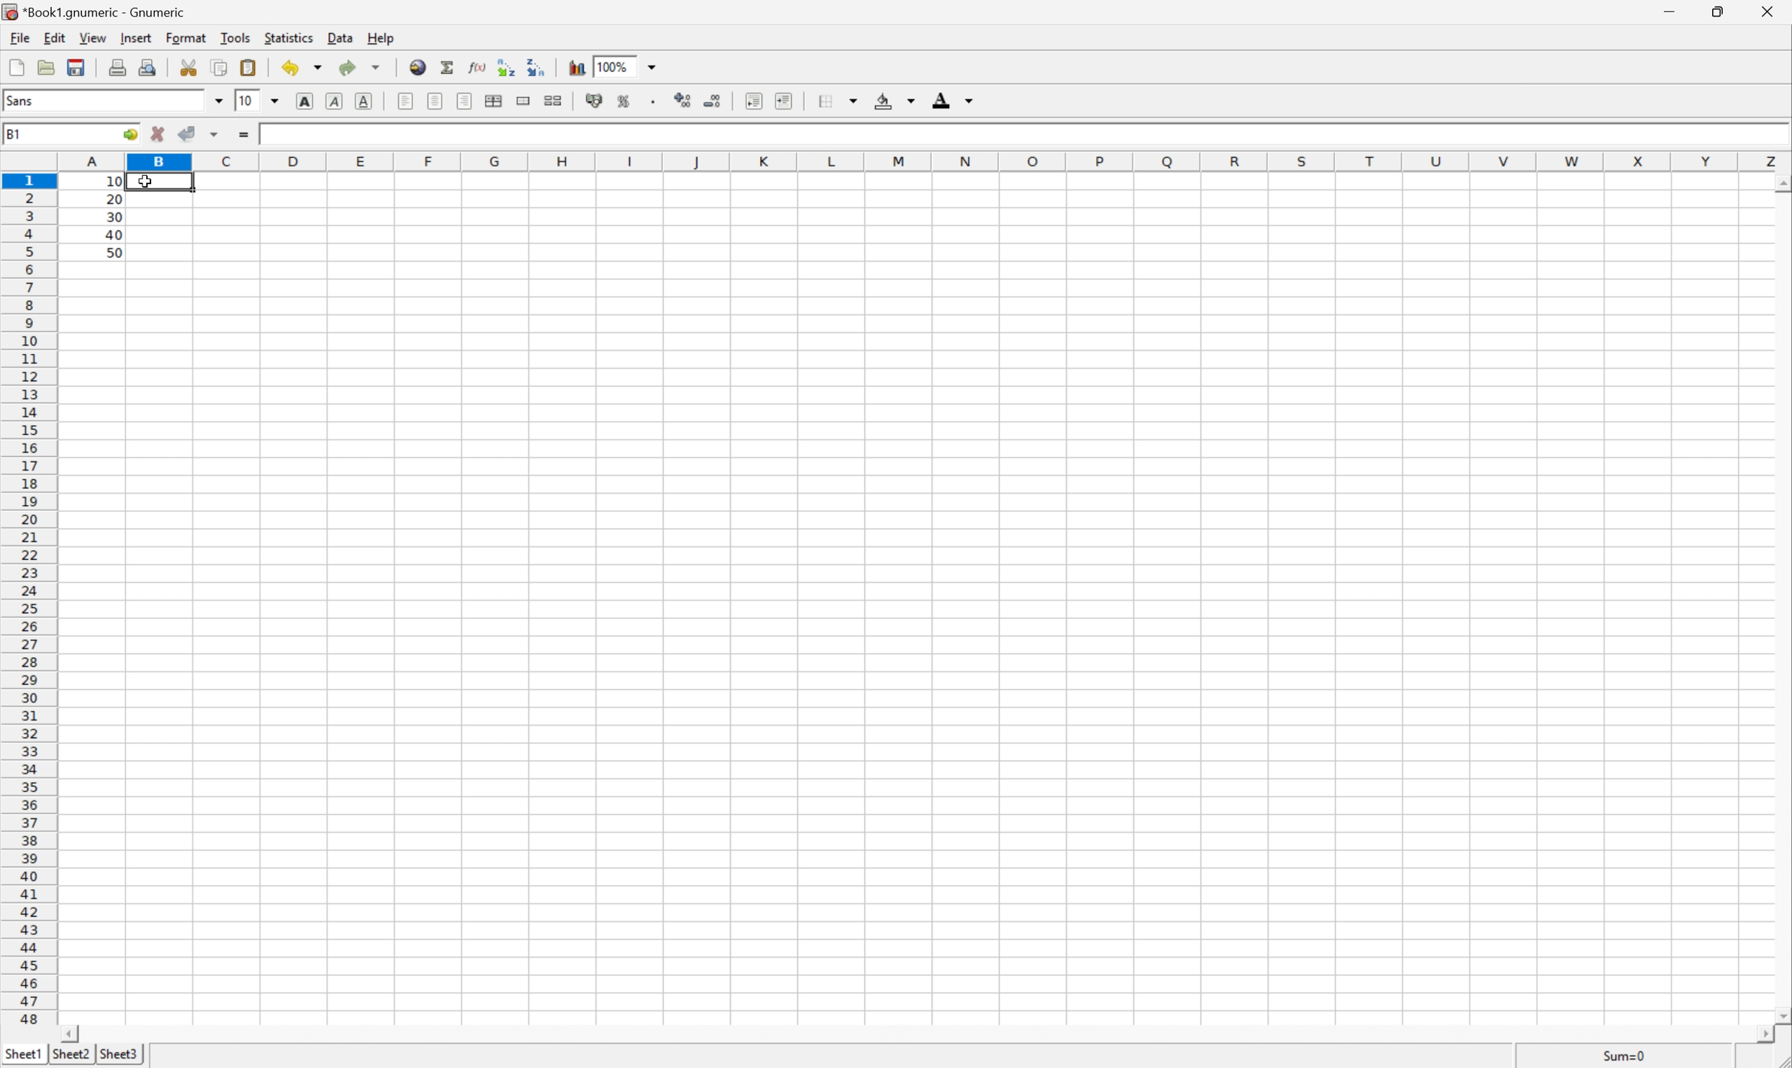  What do you see at coordinates (248, 68) in the screenshot?
I see `Paste clipboard` at bounding box center [248, 68].